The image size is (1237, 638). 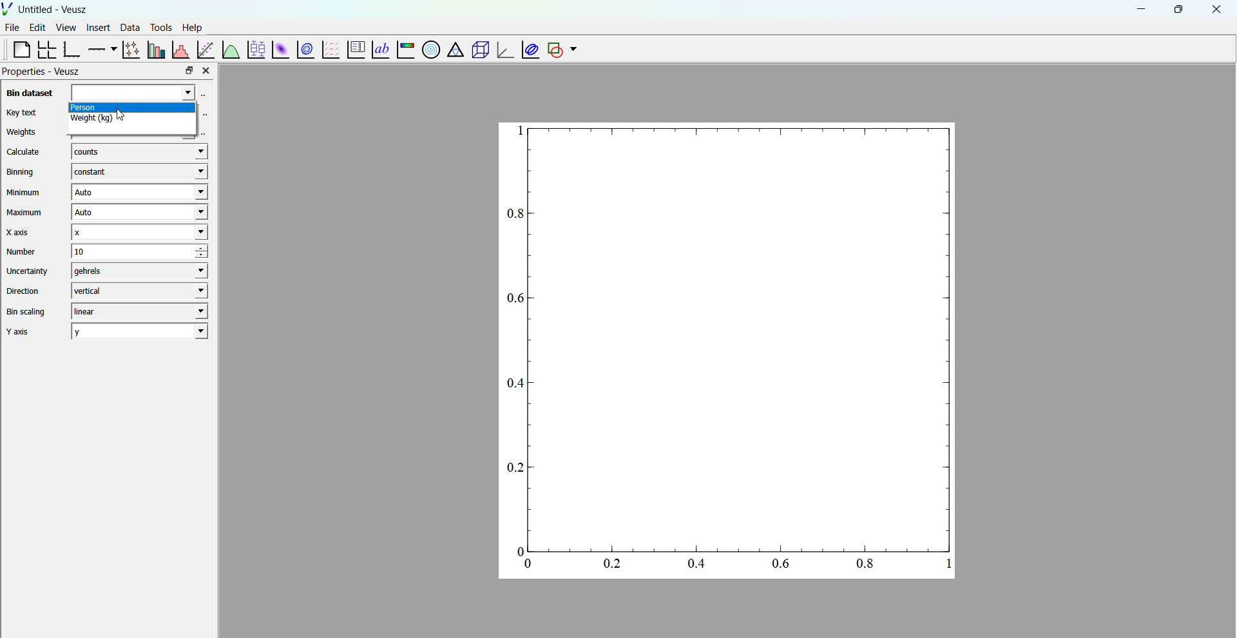 I want to click on plot box plots, so click(x=255, y=50).